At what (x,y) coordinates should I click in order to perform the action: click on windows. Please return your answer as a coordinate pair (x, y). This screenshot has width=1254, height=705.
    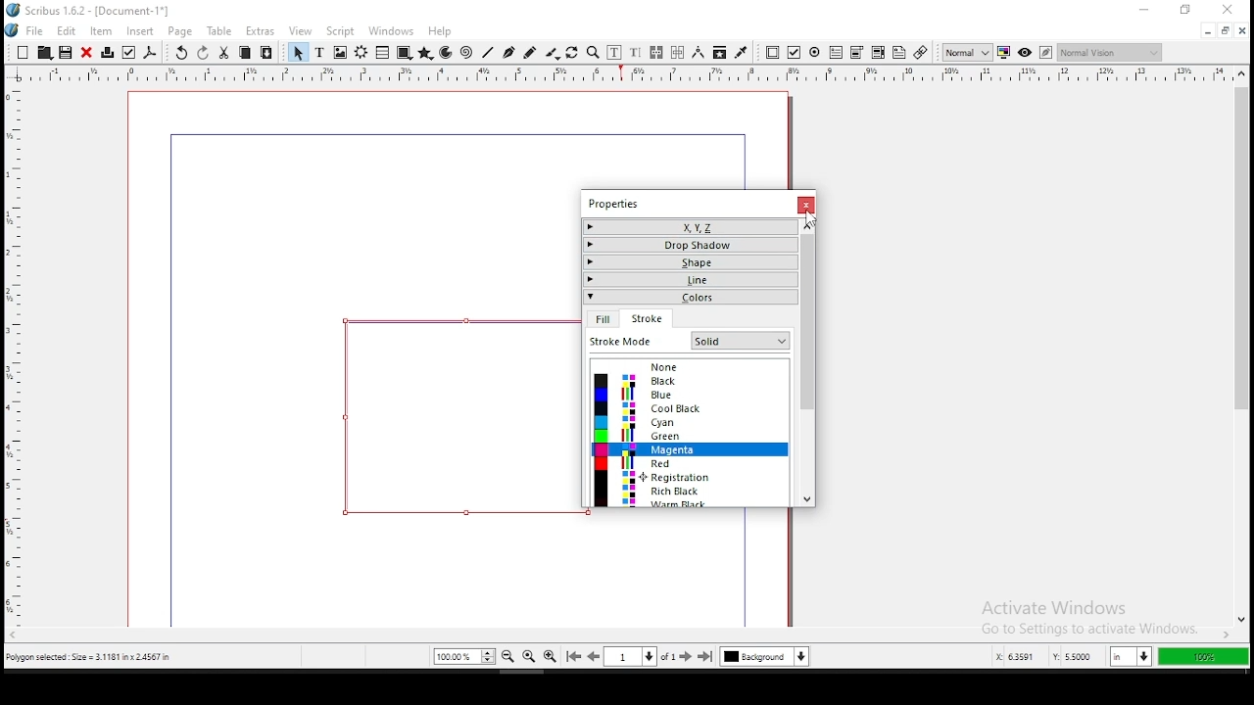
    Looking at the image, I should click on (391, 31).